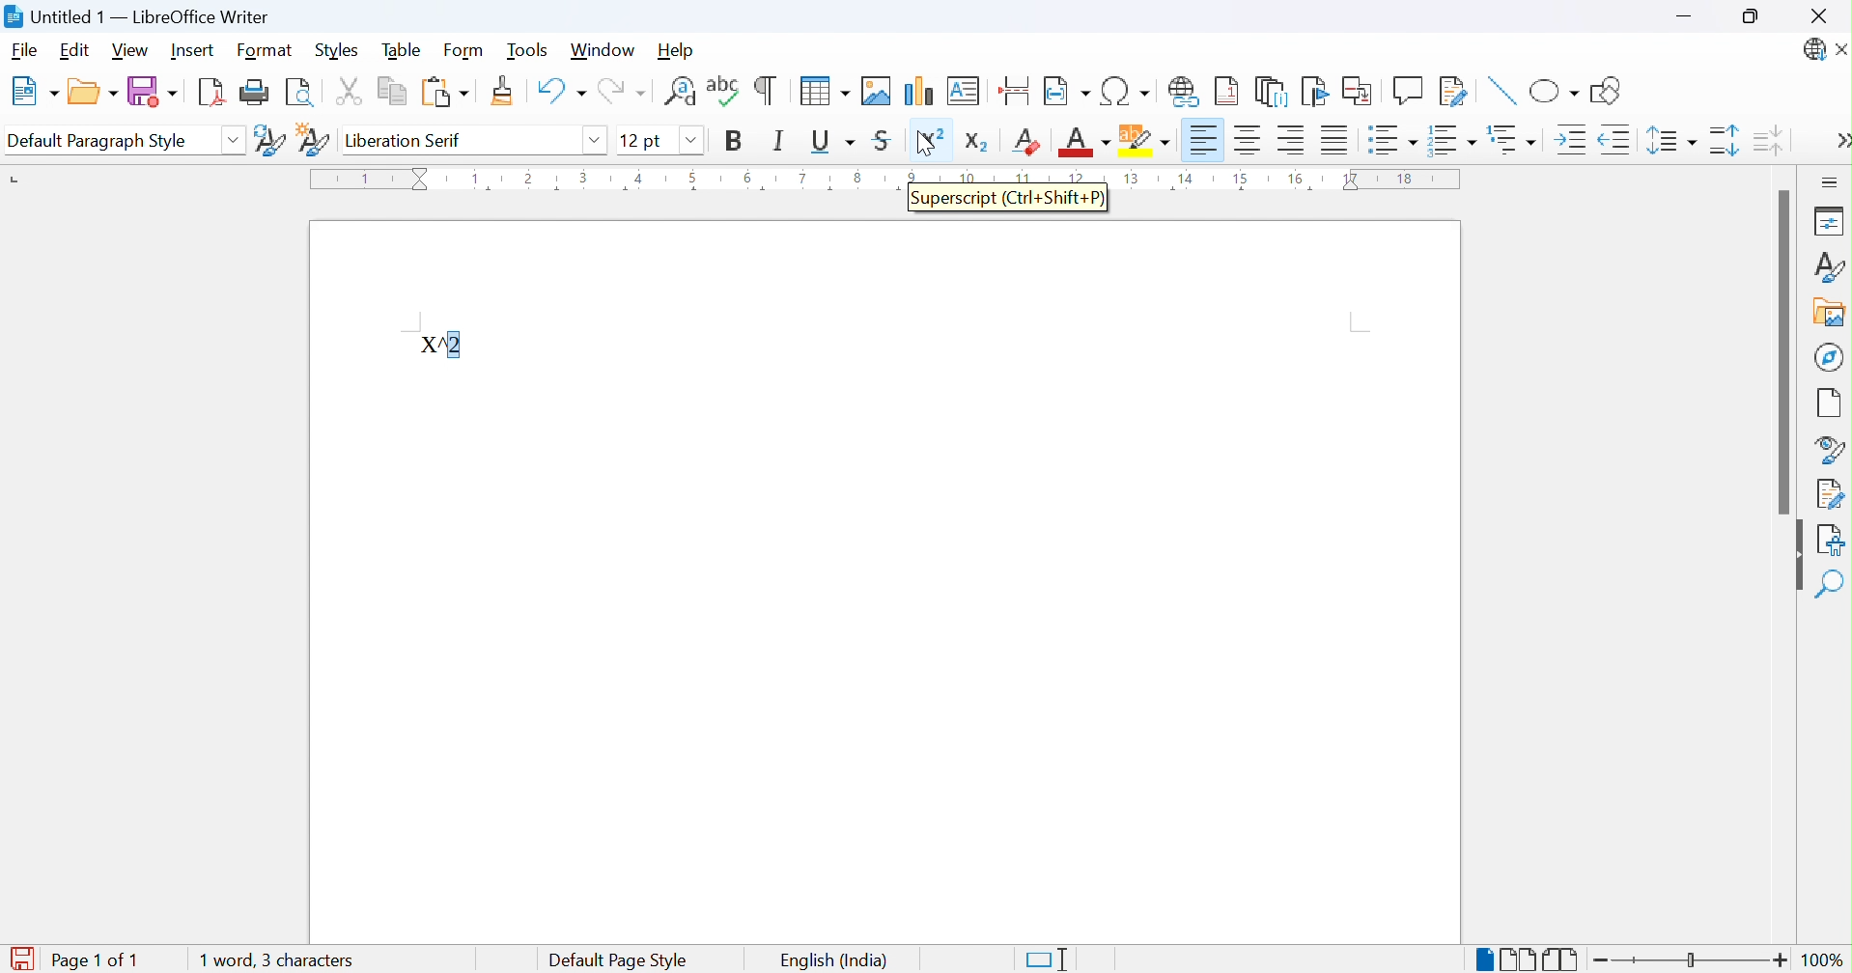 The height and width of the screenshot is (973, 1852). I want to click on Update selected style, so click(269, 140).